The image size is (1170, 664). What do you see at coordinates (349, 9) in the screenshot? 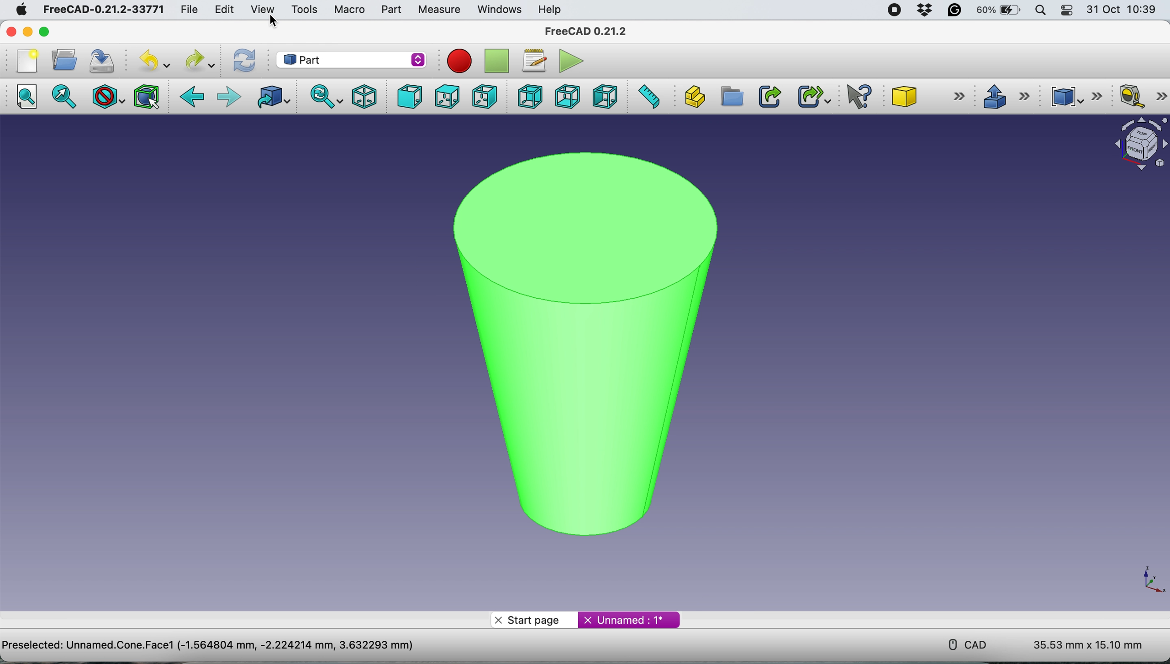
I see `macro` at bounding box center [349, 9].